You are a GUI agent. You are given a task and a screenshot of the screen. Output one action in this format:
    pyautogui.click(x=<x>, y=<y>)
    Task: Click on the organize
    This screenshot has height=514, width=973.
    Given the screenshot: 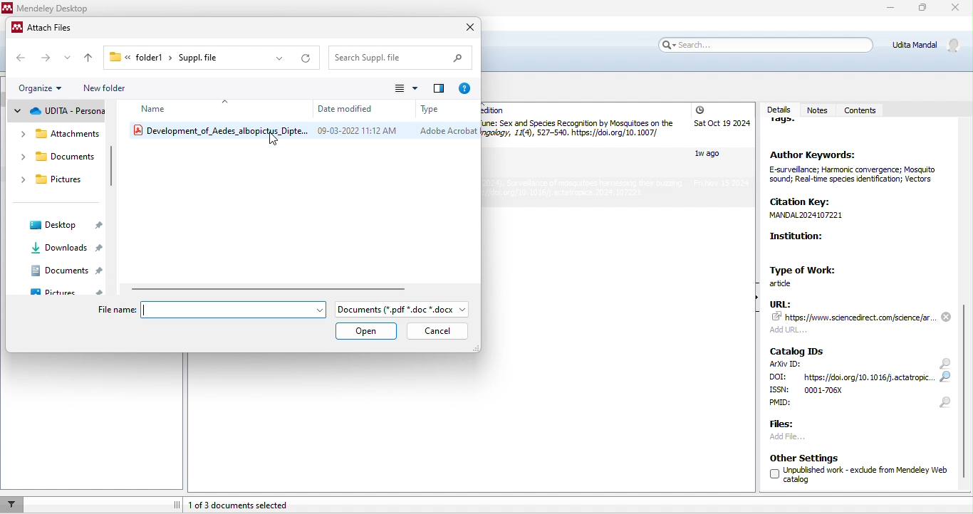 What is the action you would take?
    pyautogui.click(x=43, y=89)
    